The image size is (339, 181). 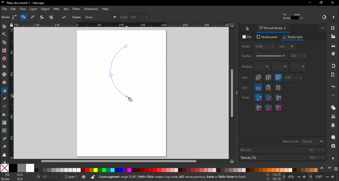 I want to click on spiral tool, so click(x=5, y=83).